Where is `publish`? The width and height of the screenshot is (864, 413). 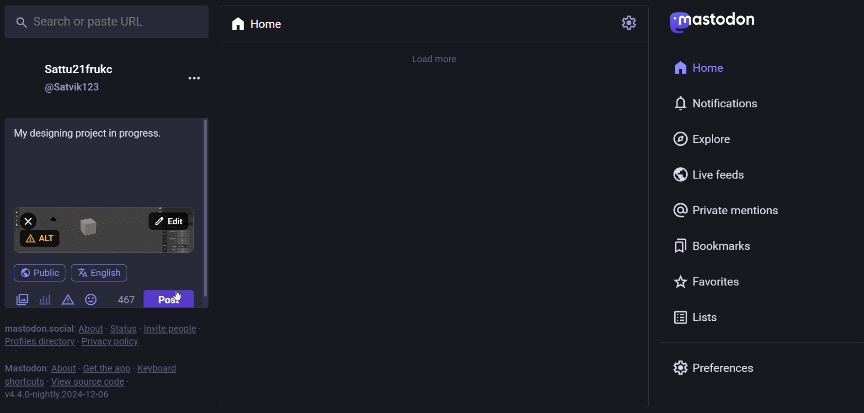
publish is located at coordinates (37, 272).